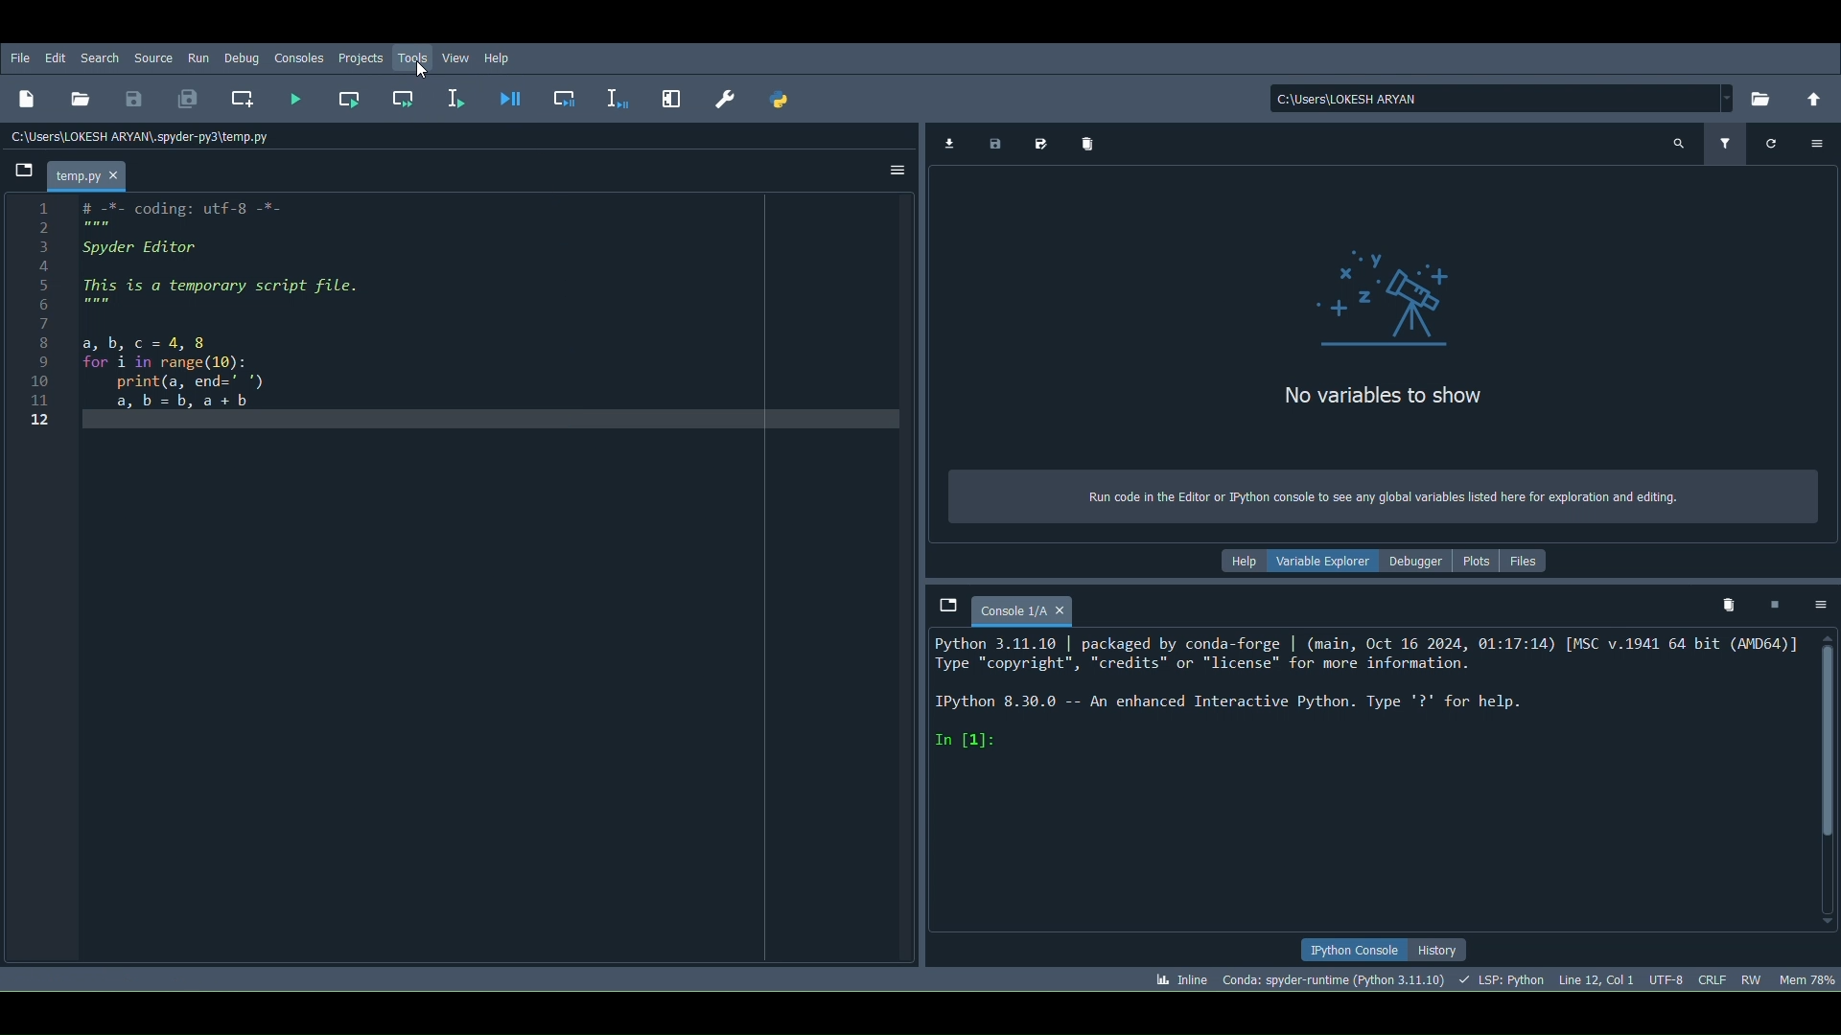  I want to click on Variable explorer, so click(1319, 560).